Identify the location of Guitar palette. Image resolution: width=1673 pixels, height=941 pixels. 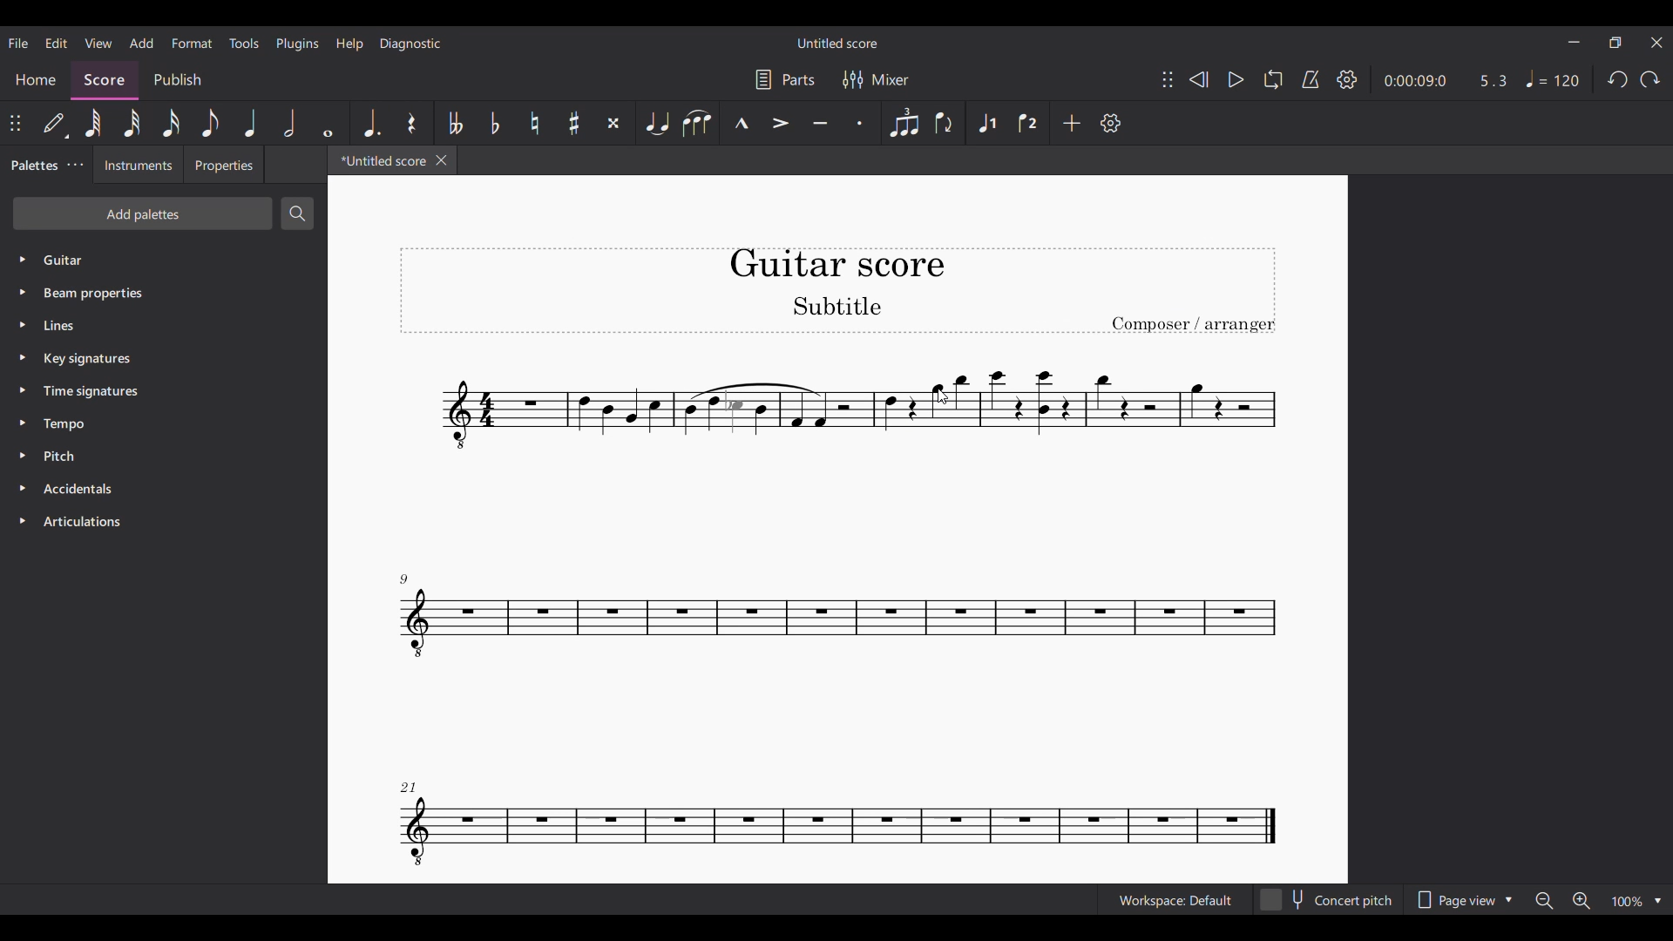
(64, 260).